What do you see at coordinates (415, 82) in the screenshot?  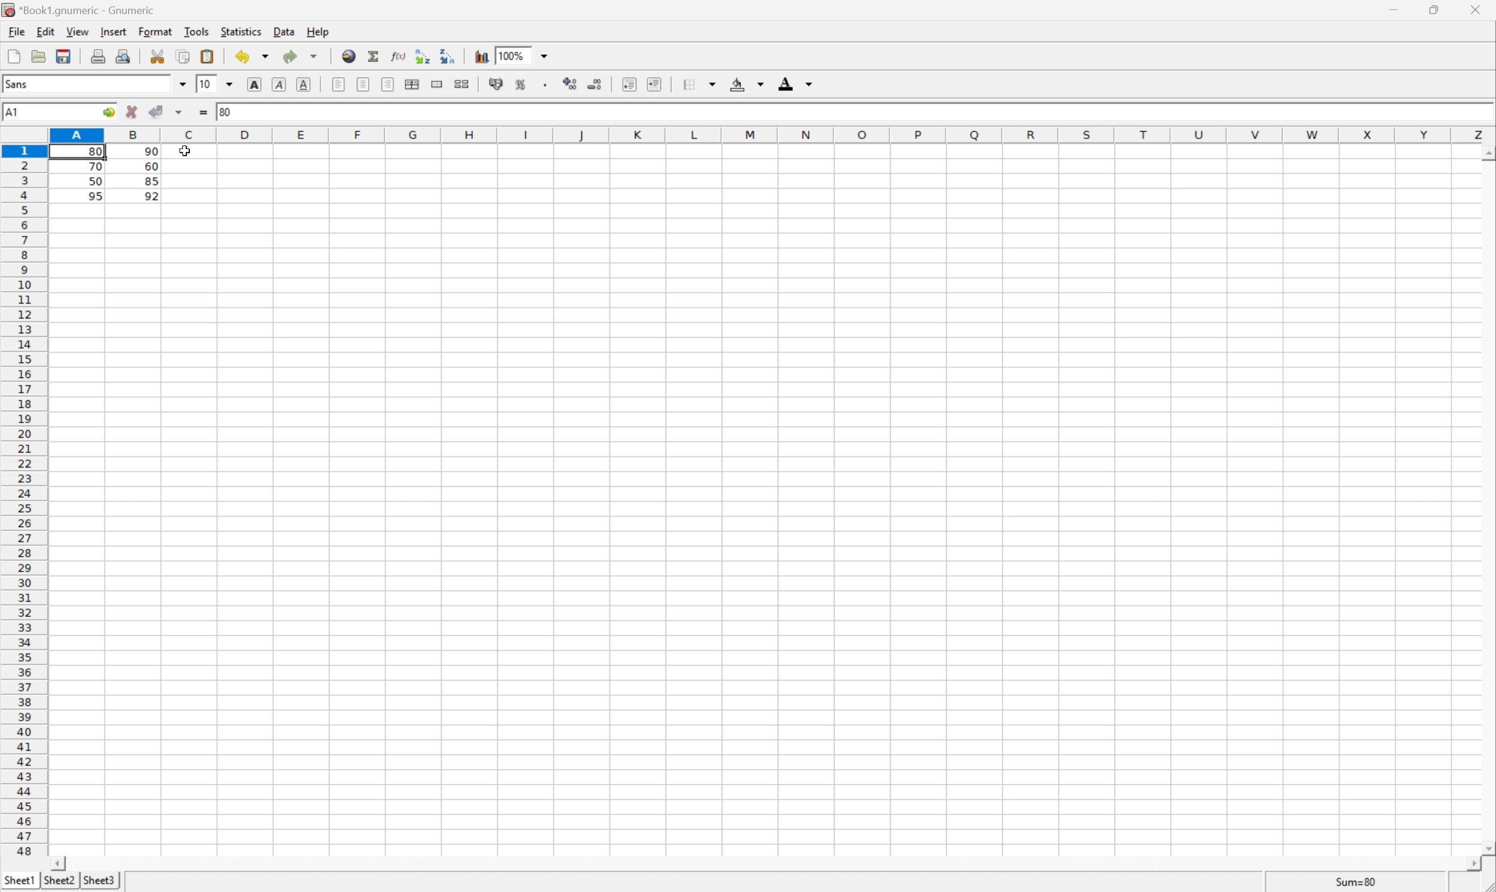 I see `Center horizontally across selection` at bounding box center [415, 82].